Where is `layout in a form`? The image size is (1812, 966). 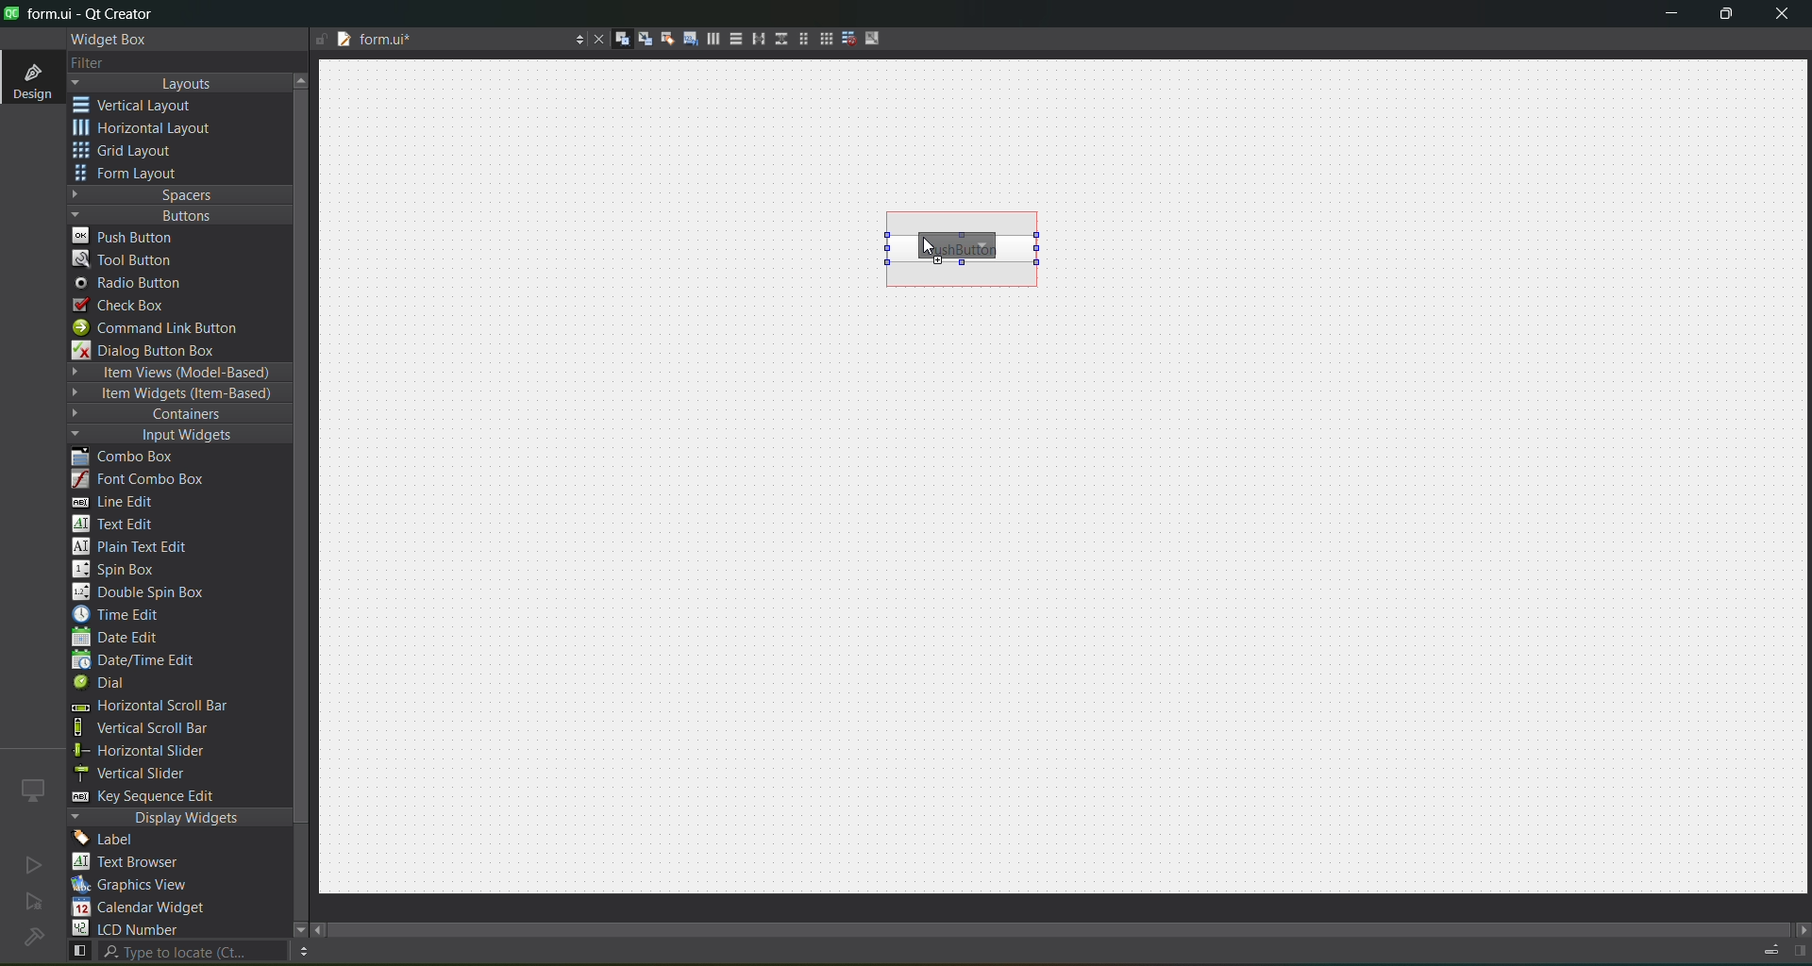
layout in a form is located at coordinates (797, 39).